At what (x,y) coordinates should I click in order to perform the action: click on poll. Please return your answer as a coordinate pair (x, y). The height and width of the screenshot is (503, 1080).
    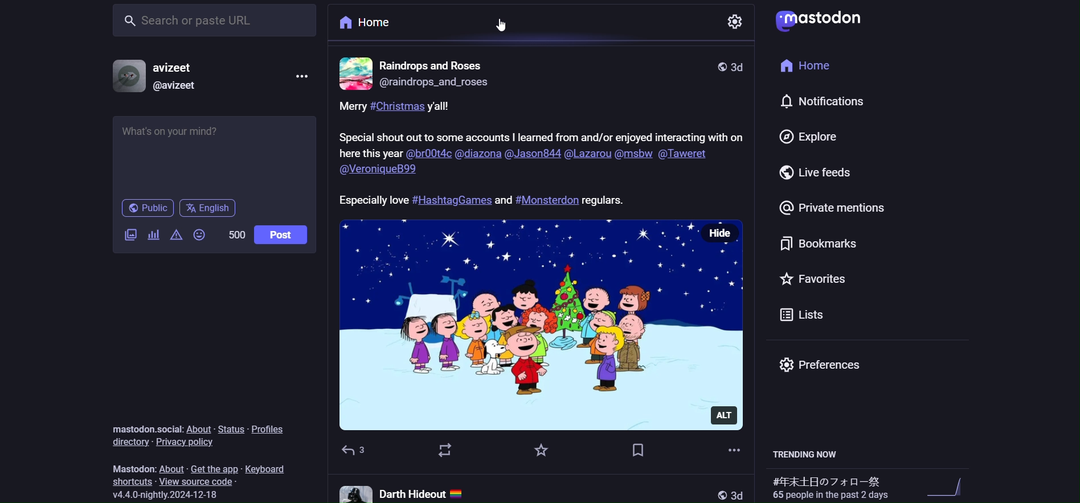
    Looking at the image, I should click on (152, 233).